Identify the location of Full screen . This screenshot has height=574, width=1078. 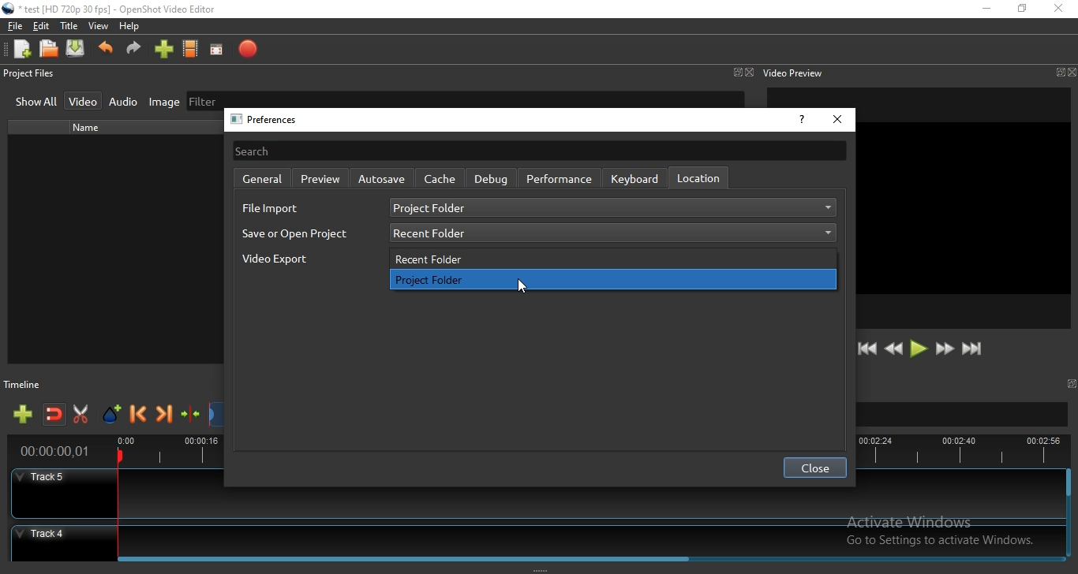
(219, 50).